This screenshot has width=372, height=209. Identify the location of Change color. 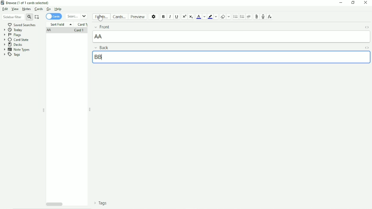
(216, 16).